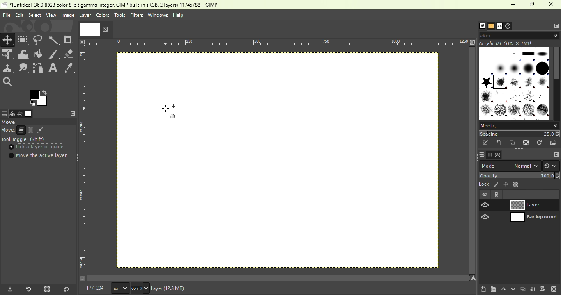 This screenshot has width=561, height=295. Describe the element at coordinates (540, 142) in the screenshot. I see `Refresh brushes` at that location.